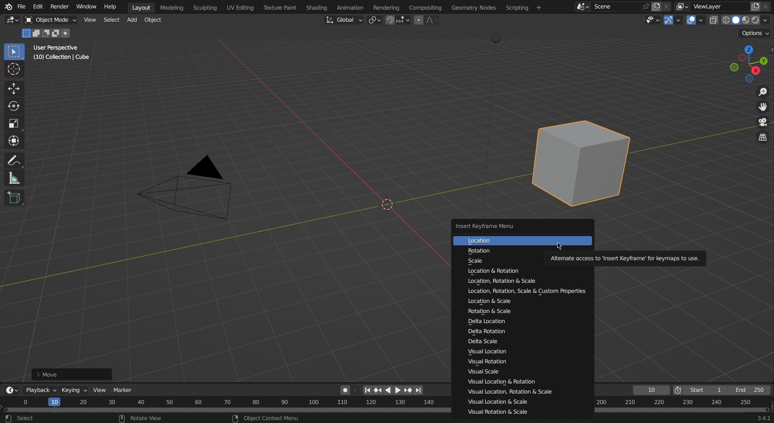  I want to click on pin, so click(644, 6).